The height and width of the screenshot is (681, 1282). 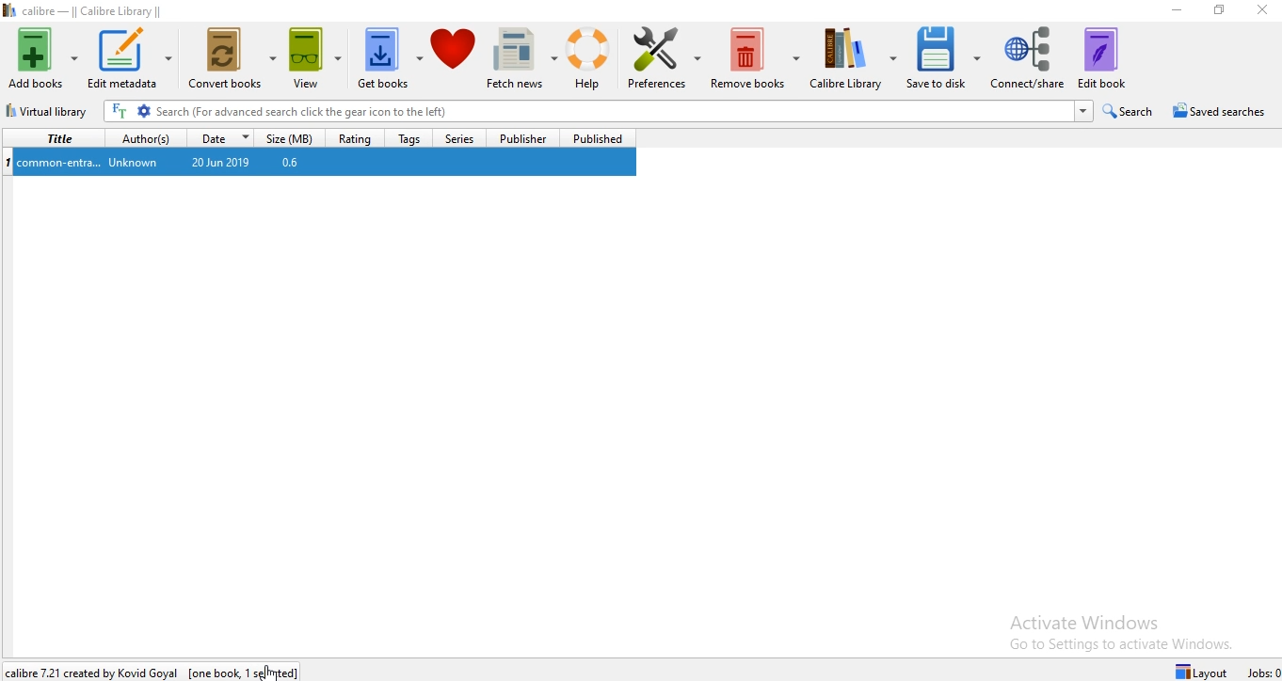 What do you see at coordinates (389, 61) in the screenshot?
I see `Get books` at bounding box center [389, 61].